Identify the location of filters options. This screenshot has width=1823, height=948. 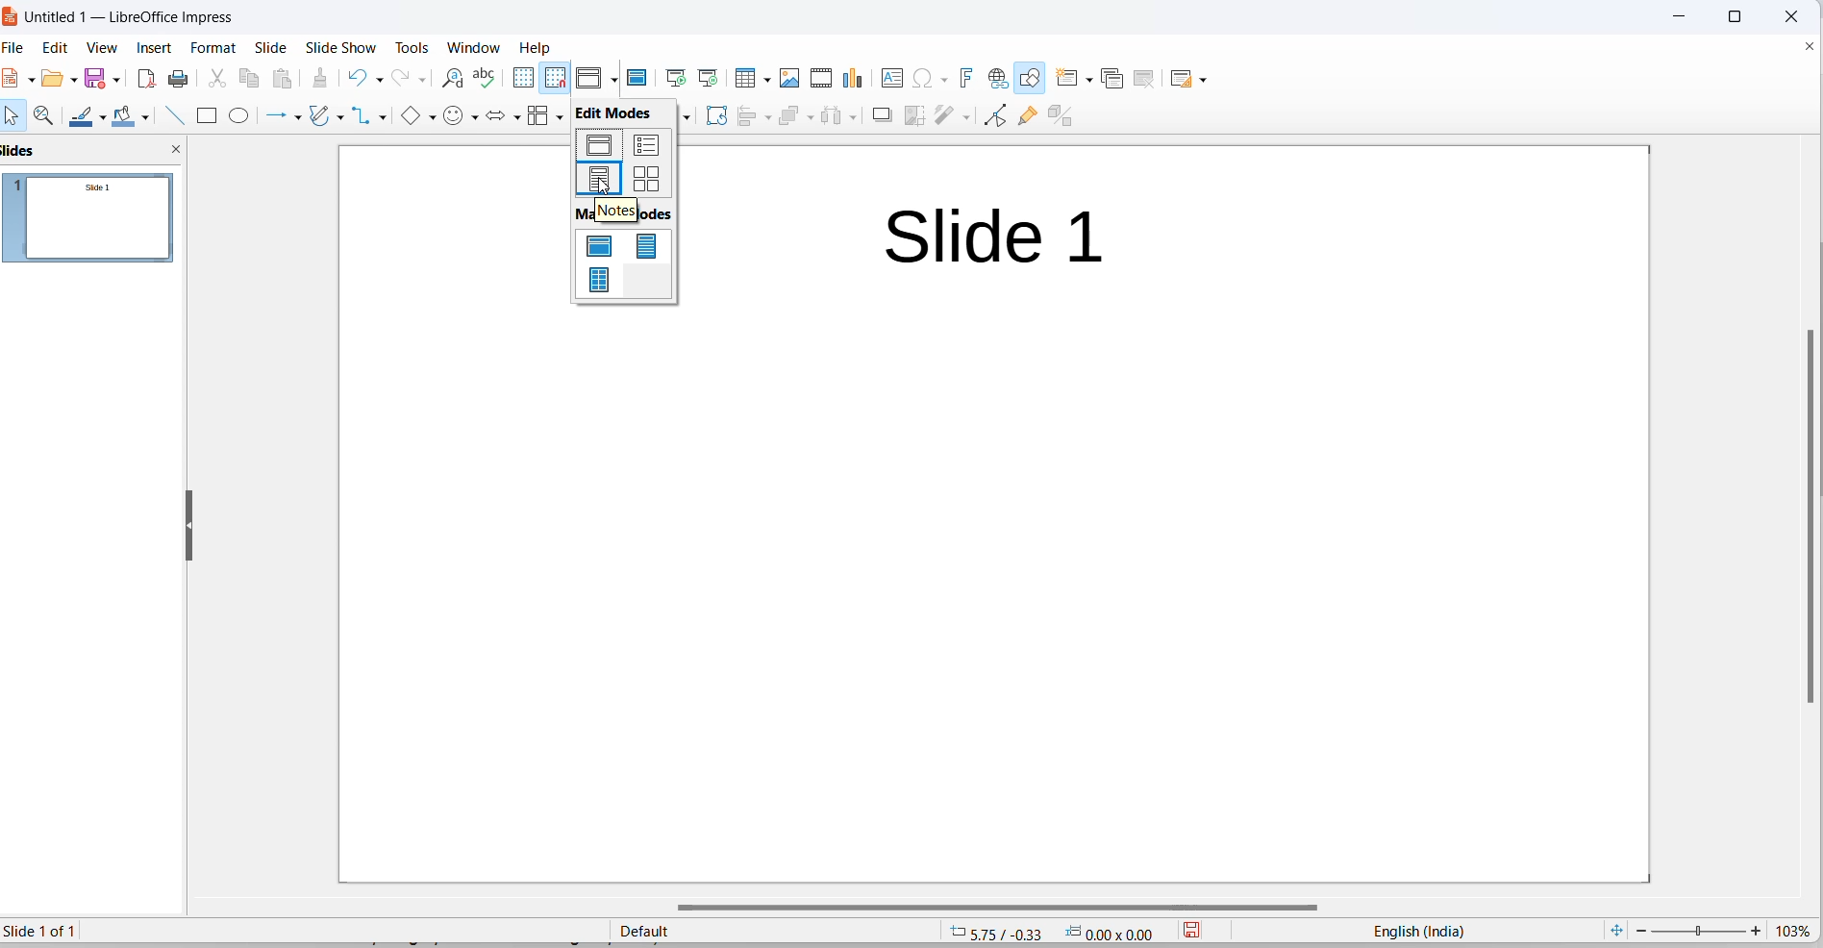
(964, 118).